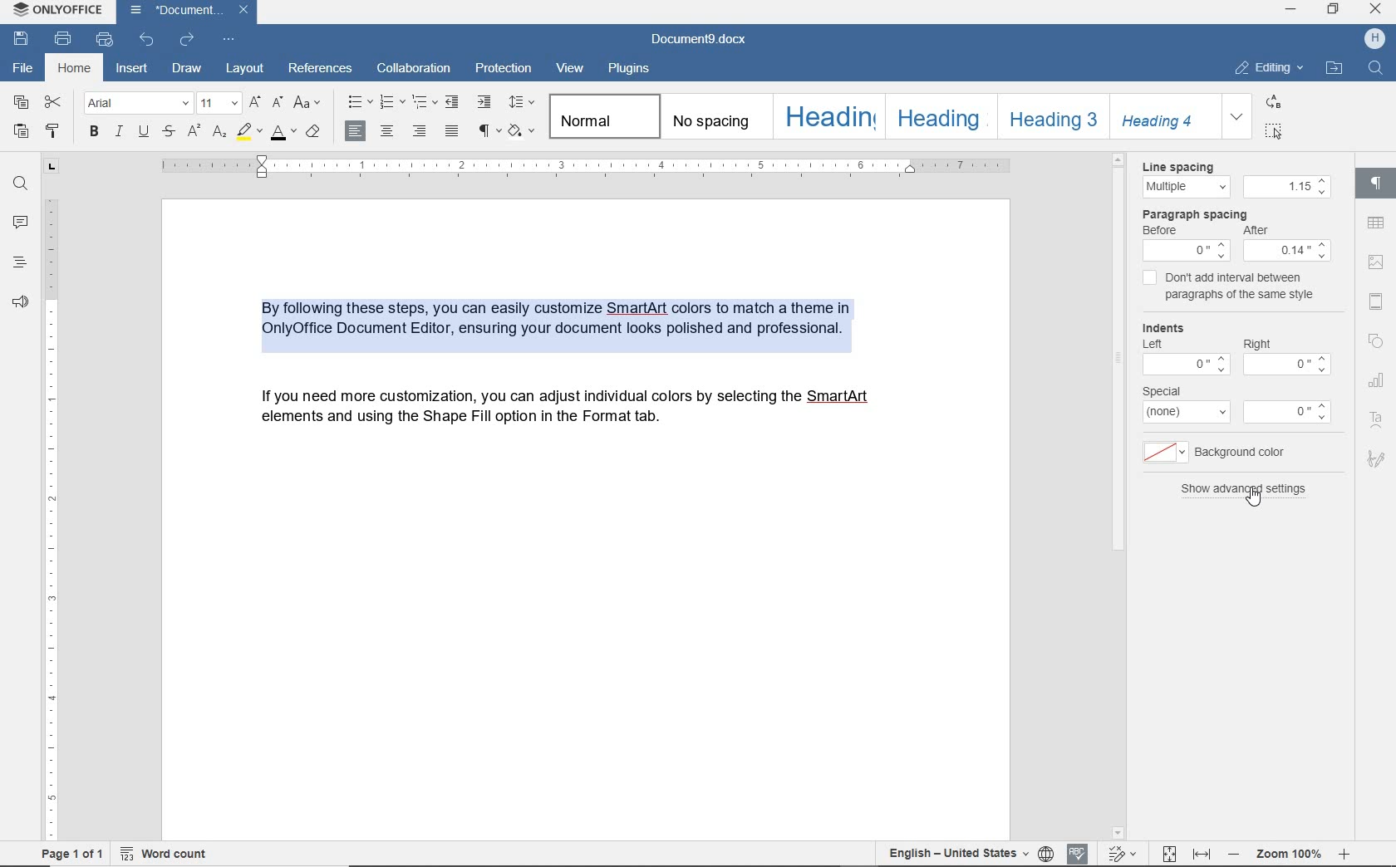  I want to click on expand , so click(1237, 117).